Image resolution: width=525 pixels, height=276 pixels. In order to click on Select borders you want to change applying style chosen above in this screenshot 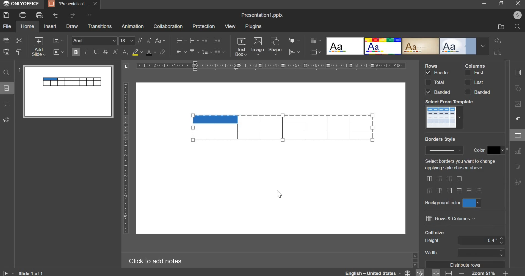, I will do `click(459, 164)`.